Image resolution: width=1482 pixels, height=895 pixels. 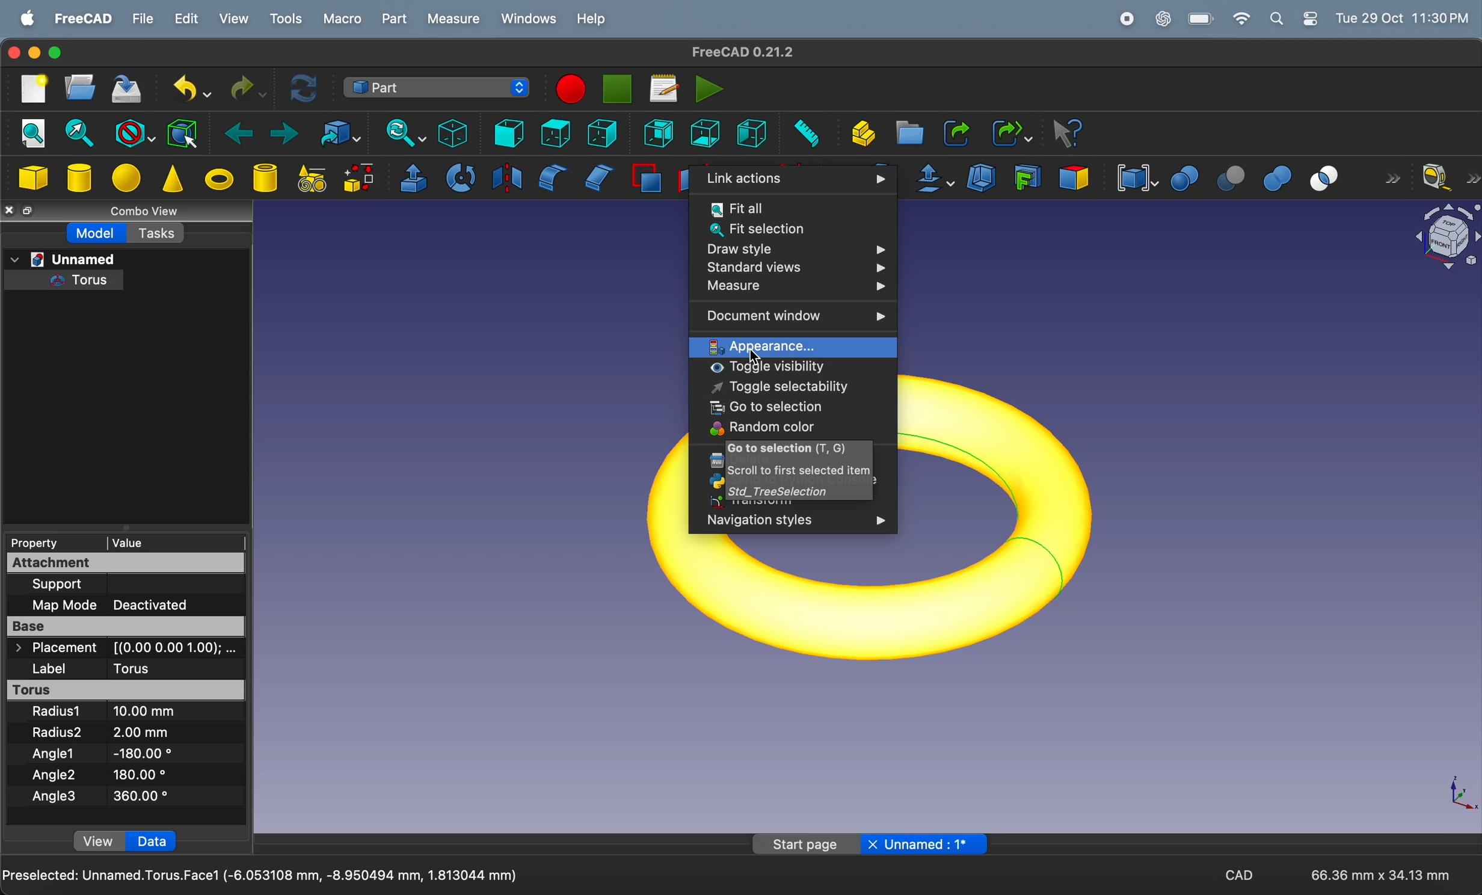 What do you see at coordinates (618, 89) in the screenshot?
I see `stop marco recording` at bounding box center [618, 89].